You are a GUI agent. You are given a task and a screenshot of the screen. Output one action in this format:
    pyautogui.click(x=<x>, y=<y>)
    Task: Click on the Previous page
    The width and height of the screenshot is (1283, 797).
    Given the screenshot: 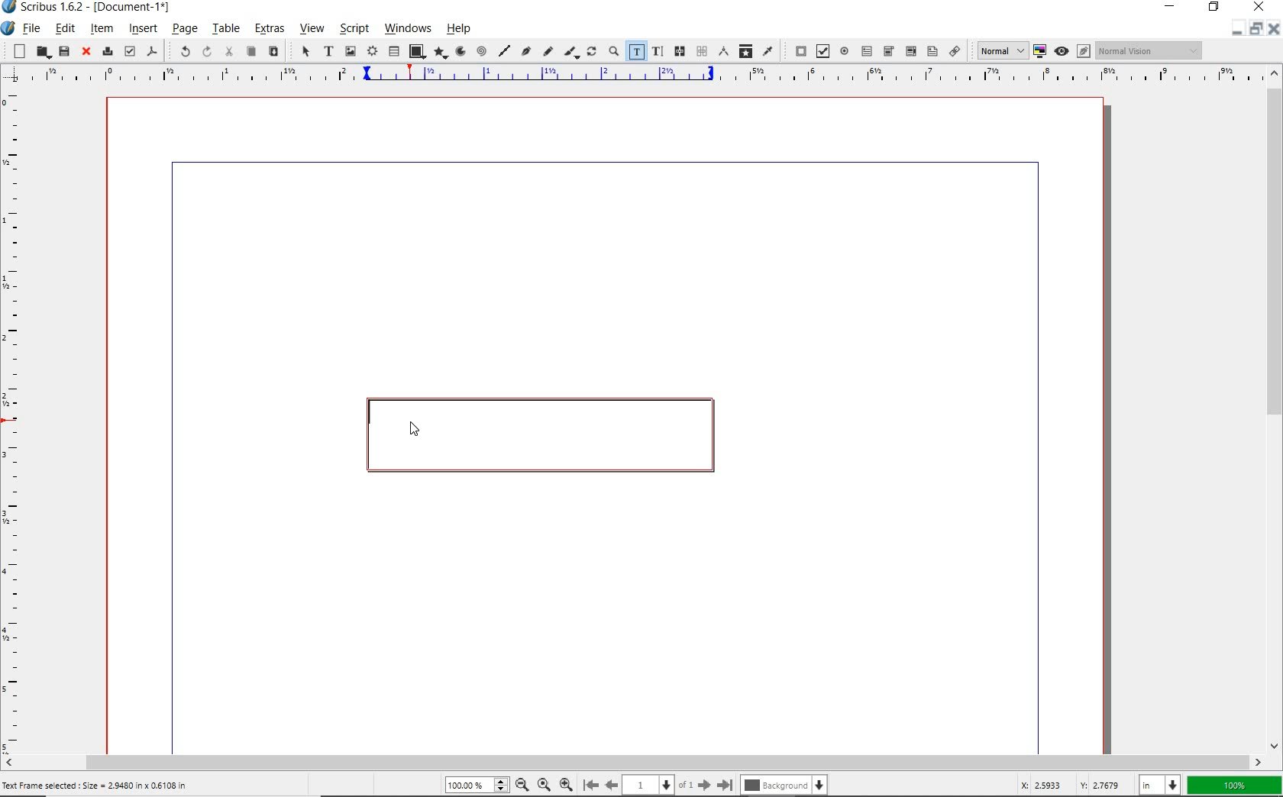 What is the action you would take?
    pyautogui.click(x=609, y=785)
    